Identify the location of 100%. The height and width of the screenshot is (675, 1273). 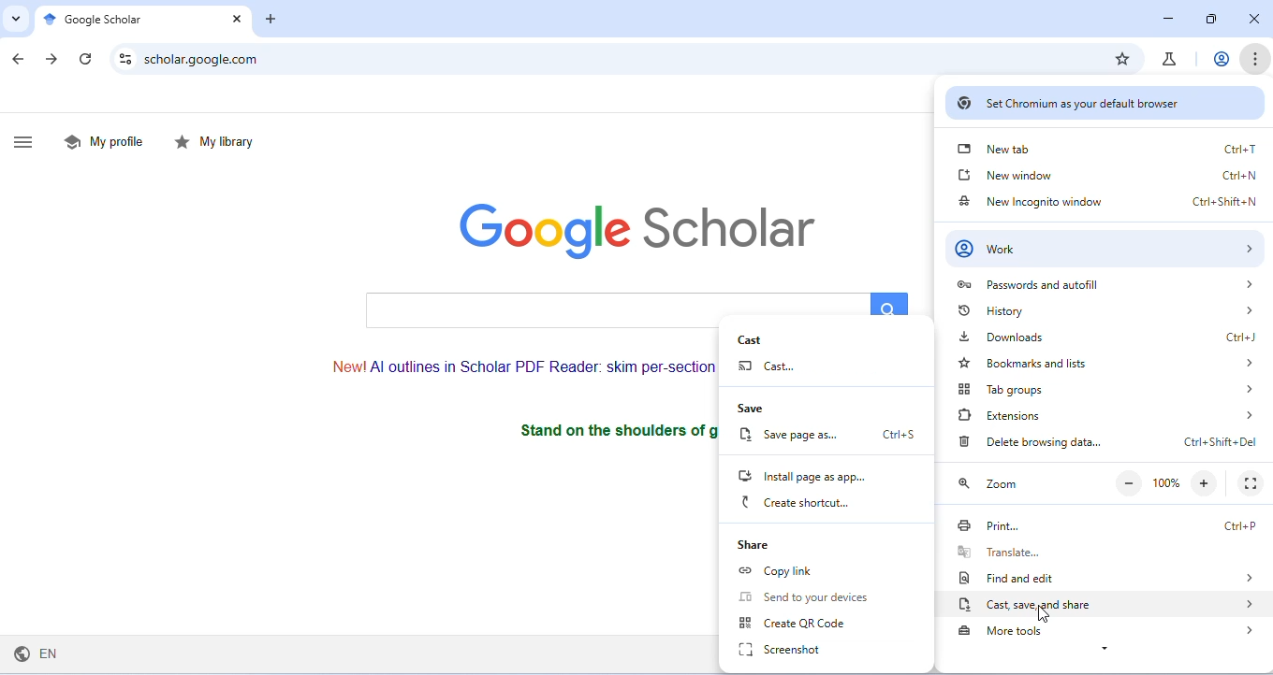
(1165, 483).